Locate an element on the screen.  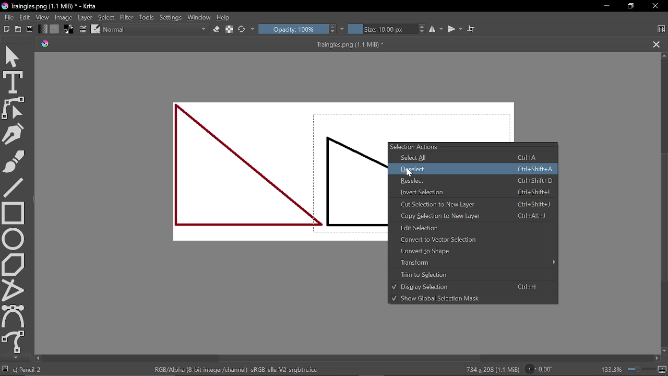
Deselect is located at coordinates (472, 169).